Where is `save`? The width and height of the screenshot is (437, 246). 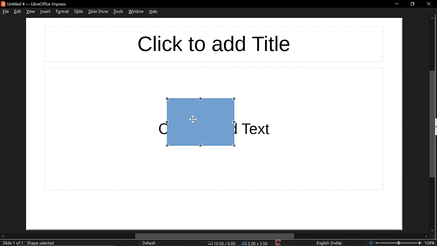 save is located at coordinates (278, 243).